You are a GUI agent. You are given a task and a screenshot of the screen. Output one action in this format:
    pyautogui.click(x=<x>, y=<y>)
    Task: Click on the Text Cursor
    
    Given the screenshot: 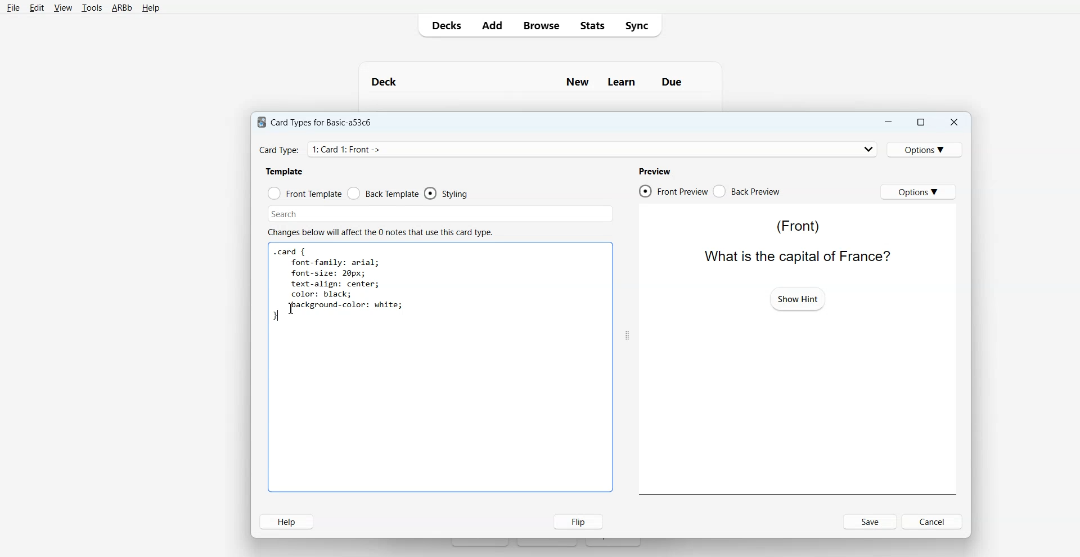 What is the action you would take?
    pyautogui.click(x=294, y=308)
    